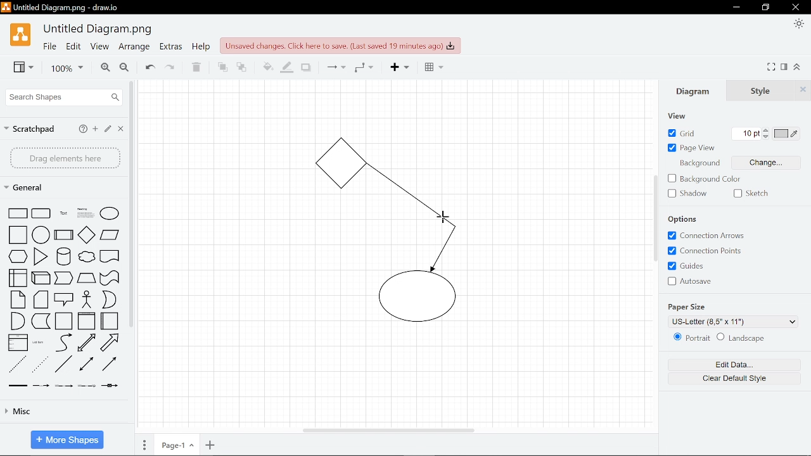 Image resolution: width=811 pixels, height=456 pixels. I want to click on shape, so click(110, 321).